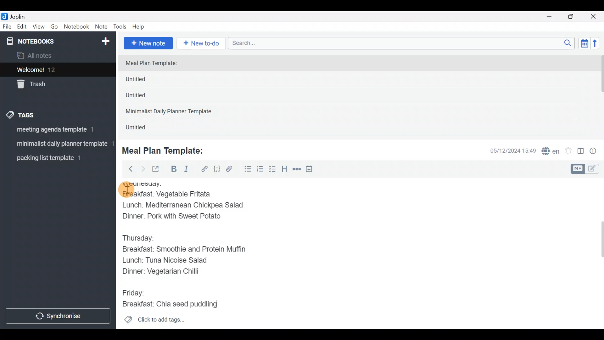 The width and height of the screenshot is (604, 340). I want to click on Breakfast: Vegetable Fritata, so click(174, 194).